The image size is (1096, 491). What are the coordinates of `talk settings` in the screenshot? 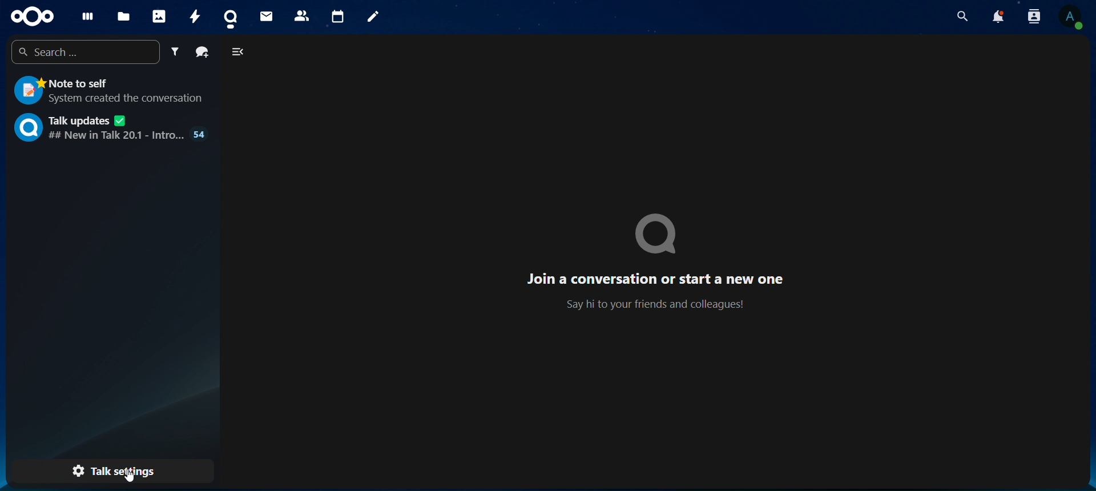 It's located at (112, 470).